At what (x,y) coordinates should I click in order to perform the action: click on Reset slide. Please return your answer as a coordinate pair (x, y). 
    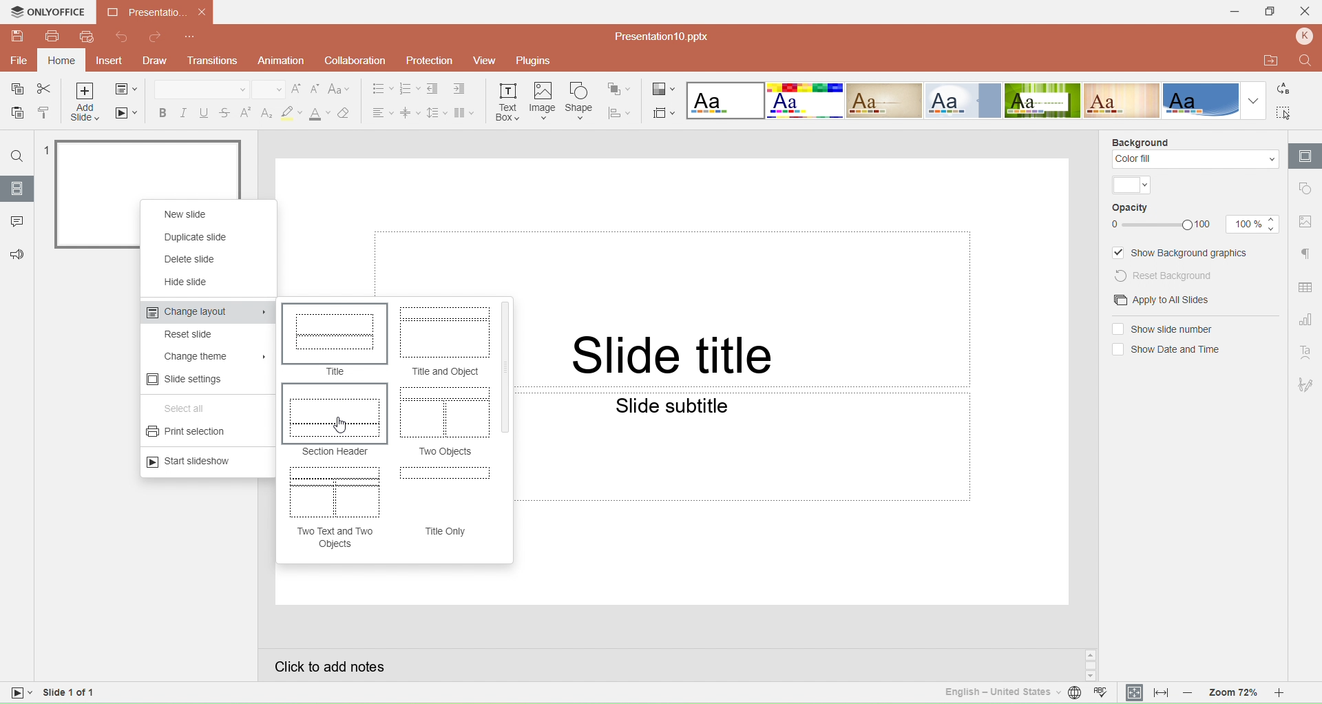
    Looking at the image, I should click on (198, 335).